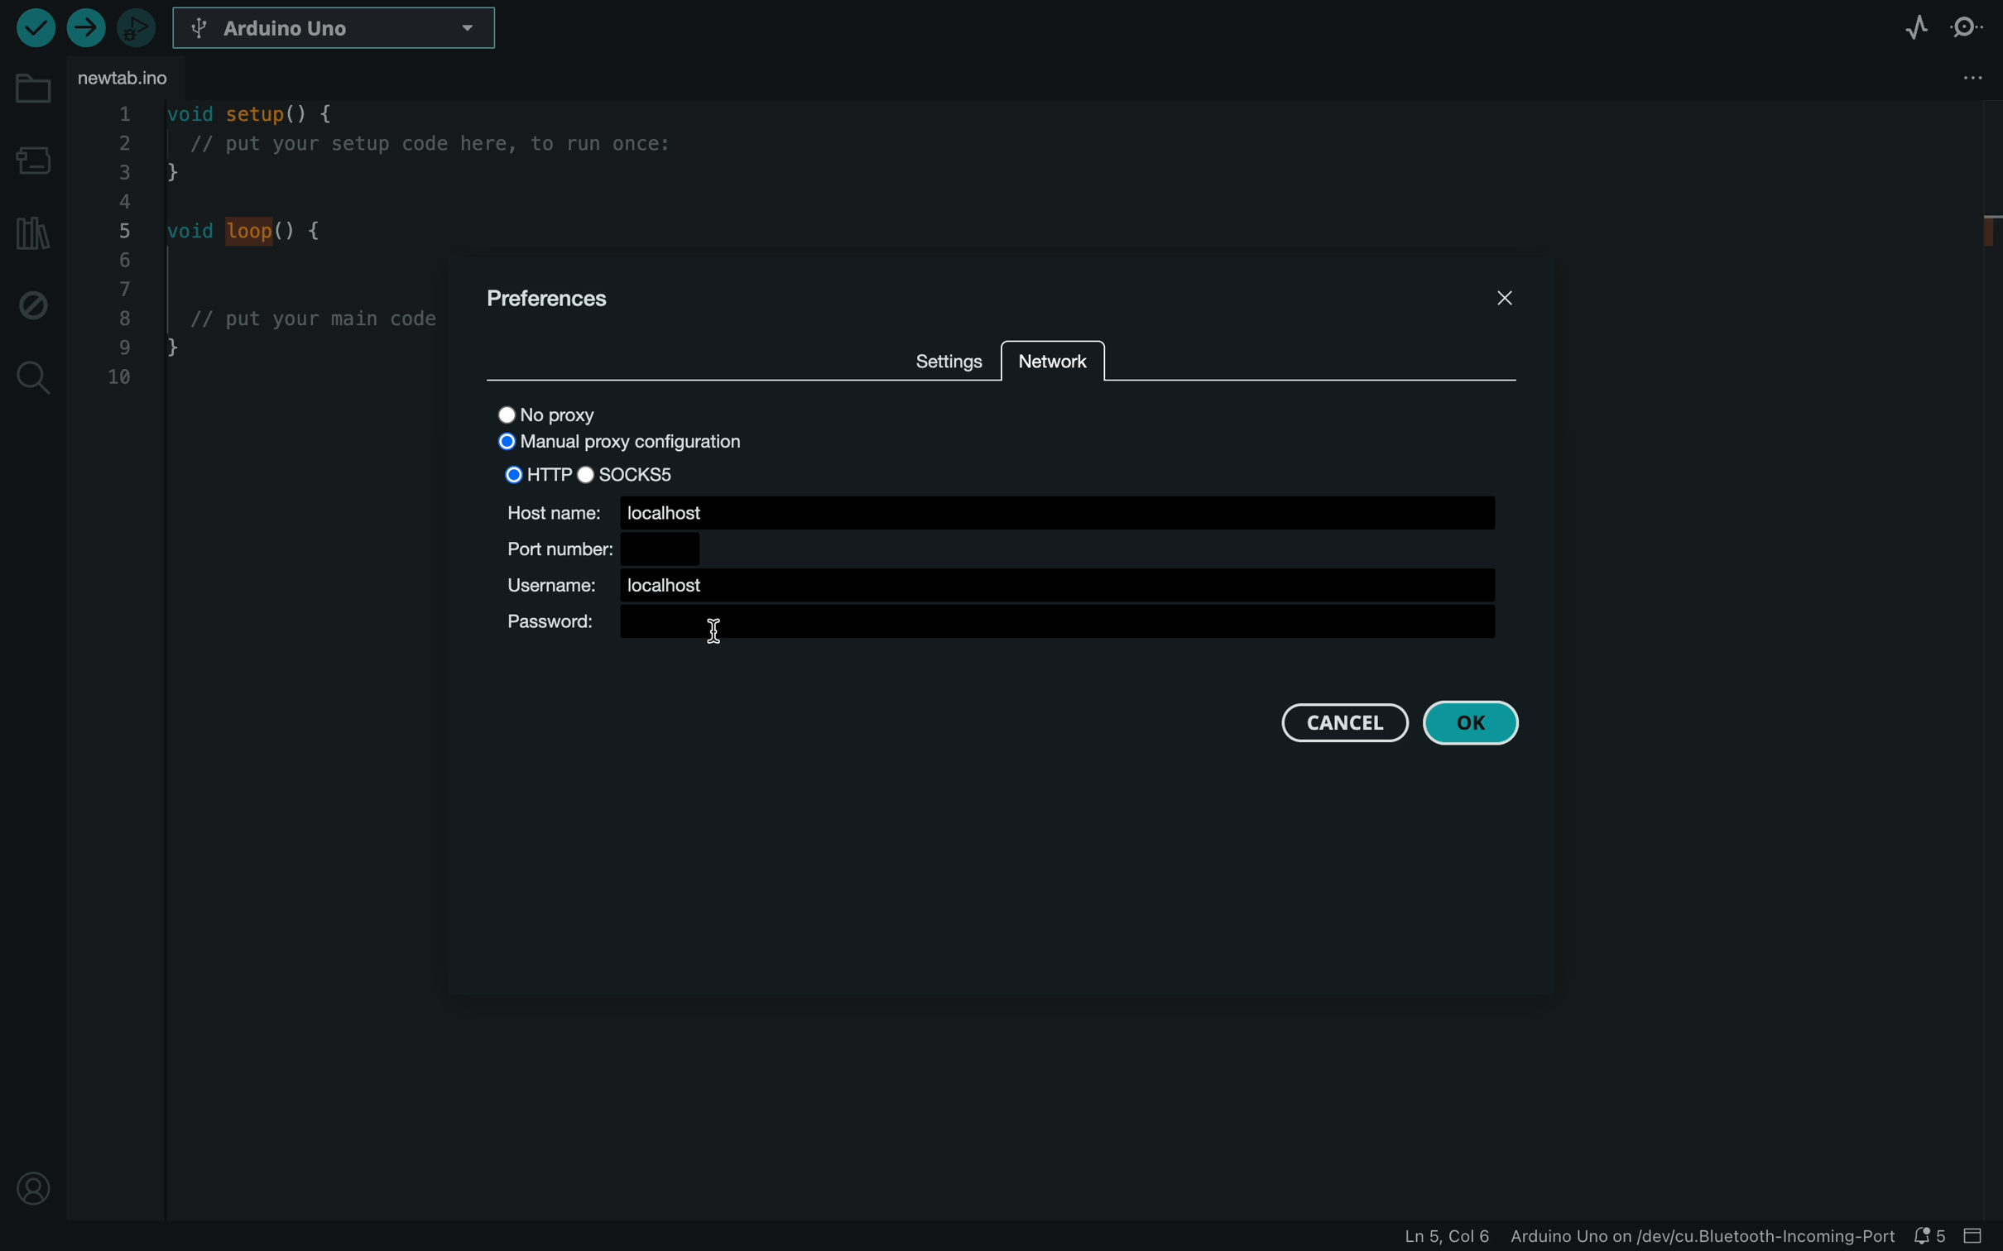  What do you see at coordinates (33, 375) in the screenshot?
I see `search` at bounding box center [33, 375].